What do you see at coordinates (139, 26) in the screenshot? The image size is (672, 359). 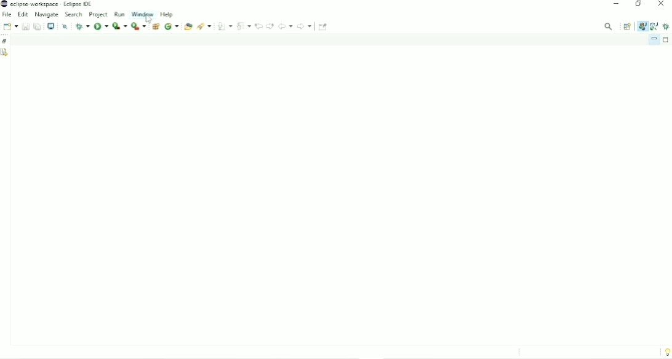 I see `Run last tool` at bounding box center [139, 26].